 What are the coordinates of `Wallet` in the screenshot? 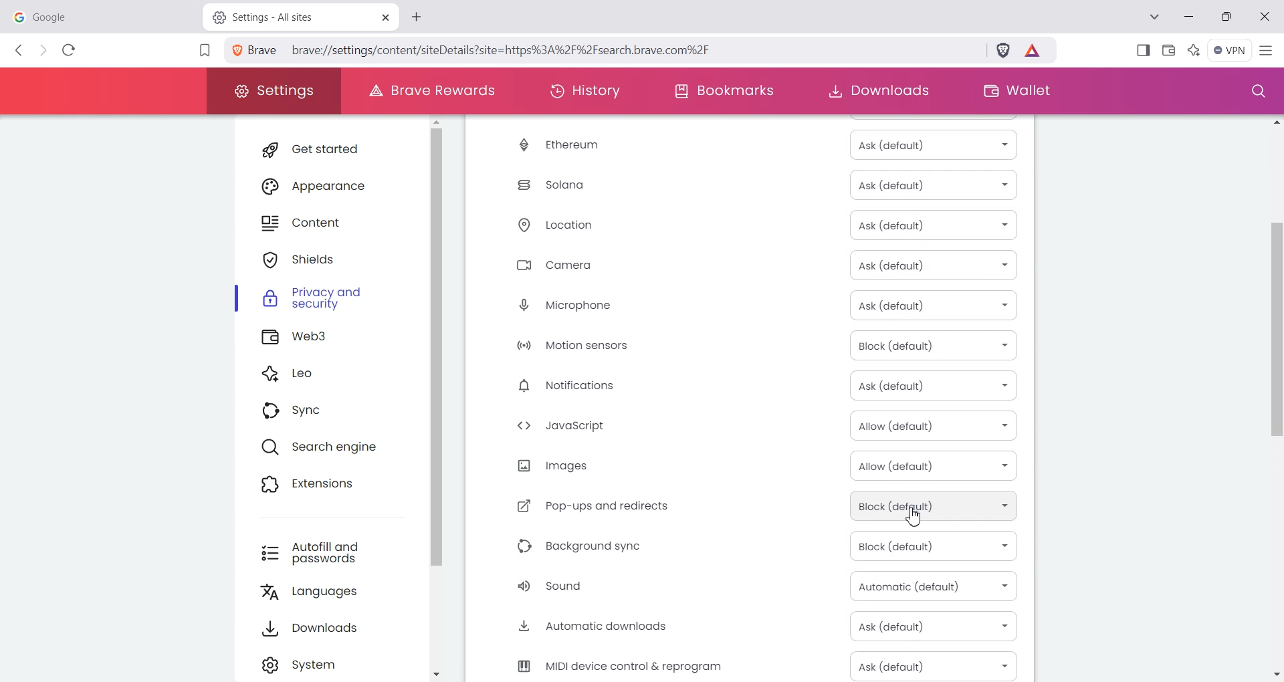 It's located at (1014, 91).